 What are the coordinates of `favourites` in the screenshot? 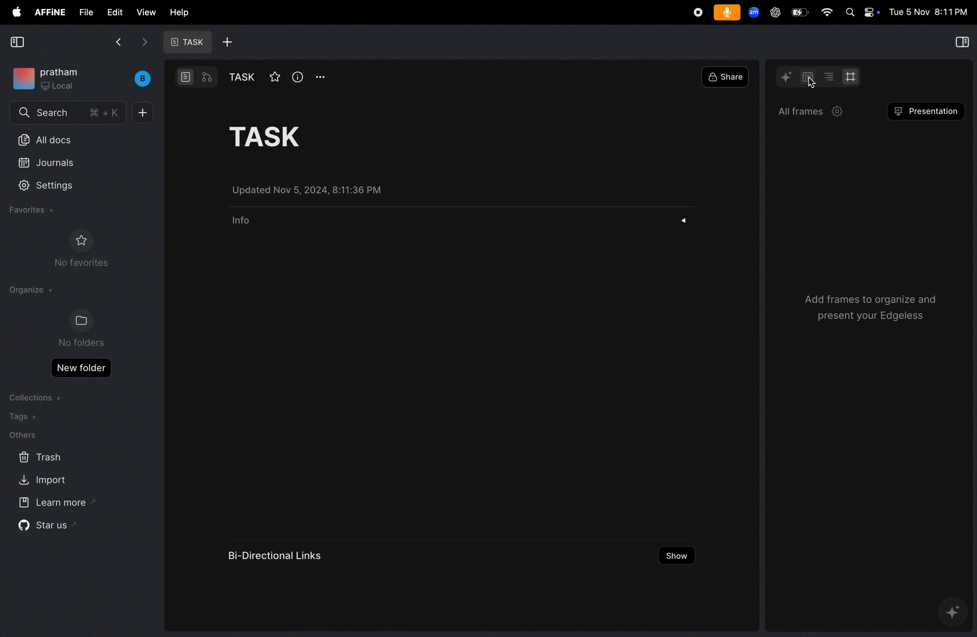 It's located at (34, 211).